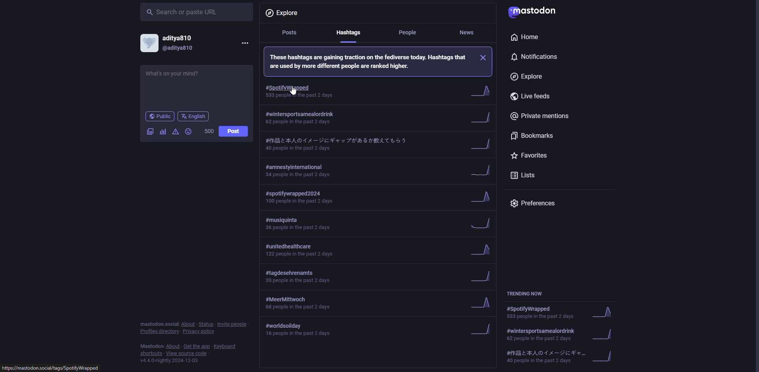 Image resolution: width=759 pixels, height=372 pixels. What do you see at coordinates (304, 250) in the screenshot?
I see `hashtag` at bounding box center [304, 250].